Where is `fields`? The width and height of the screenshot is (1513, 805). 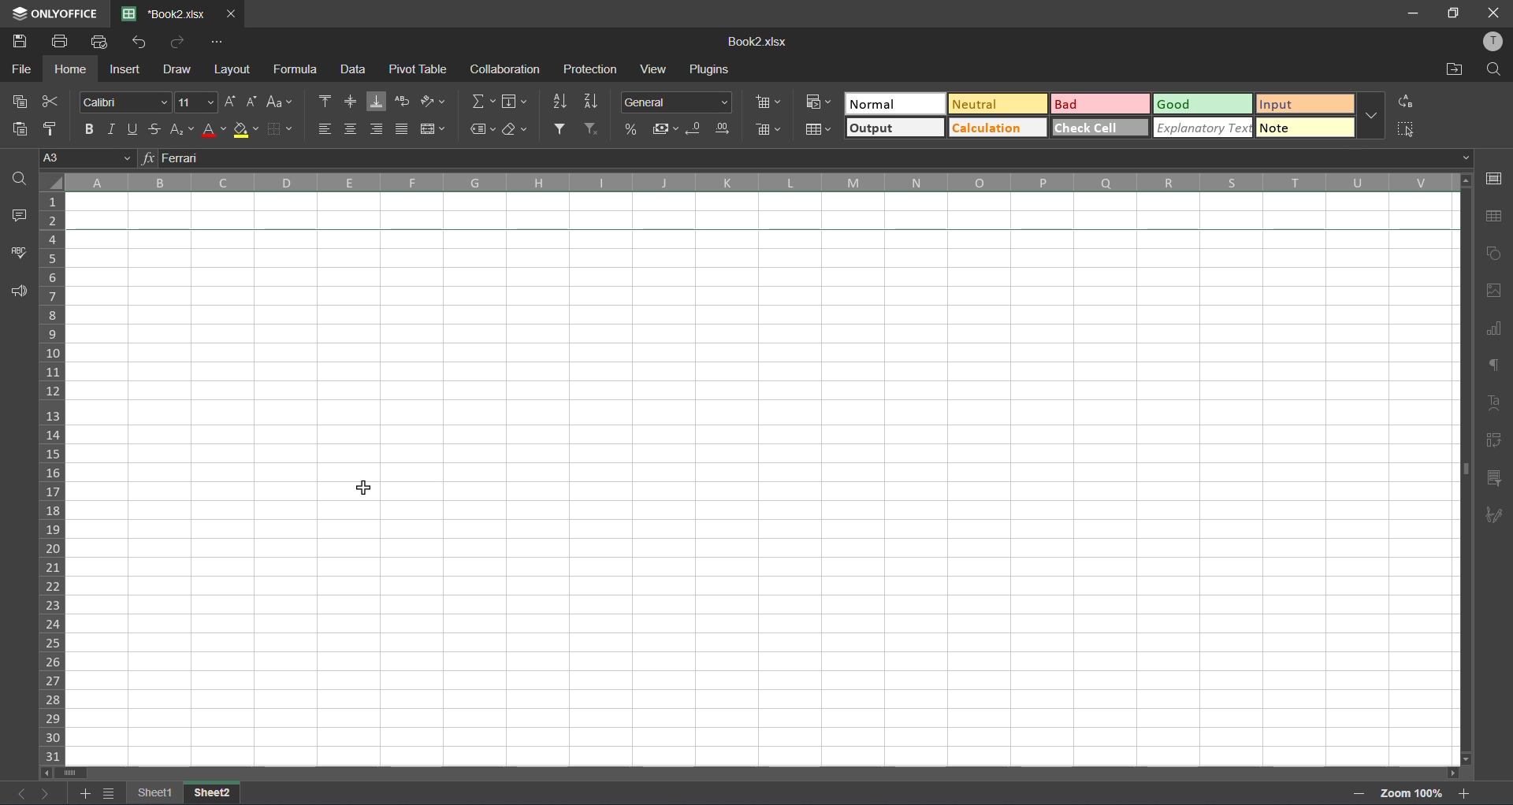
fields is located at coordinates (517, 101).